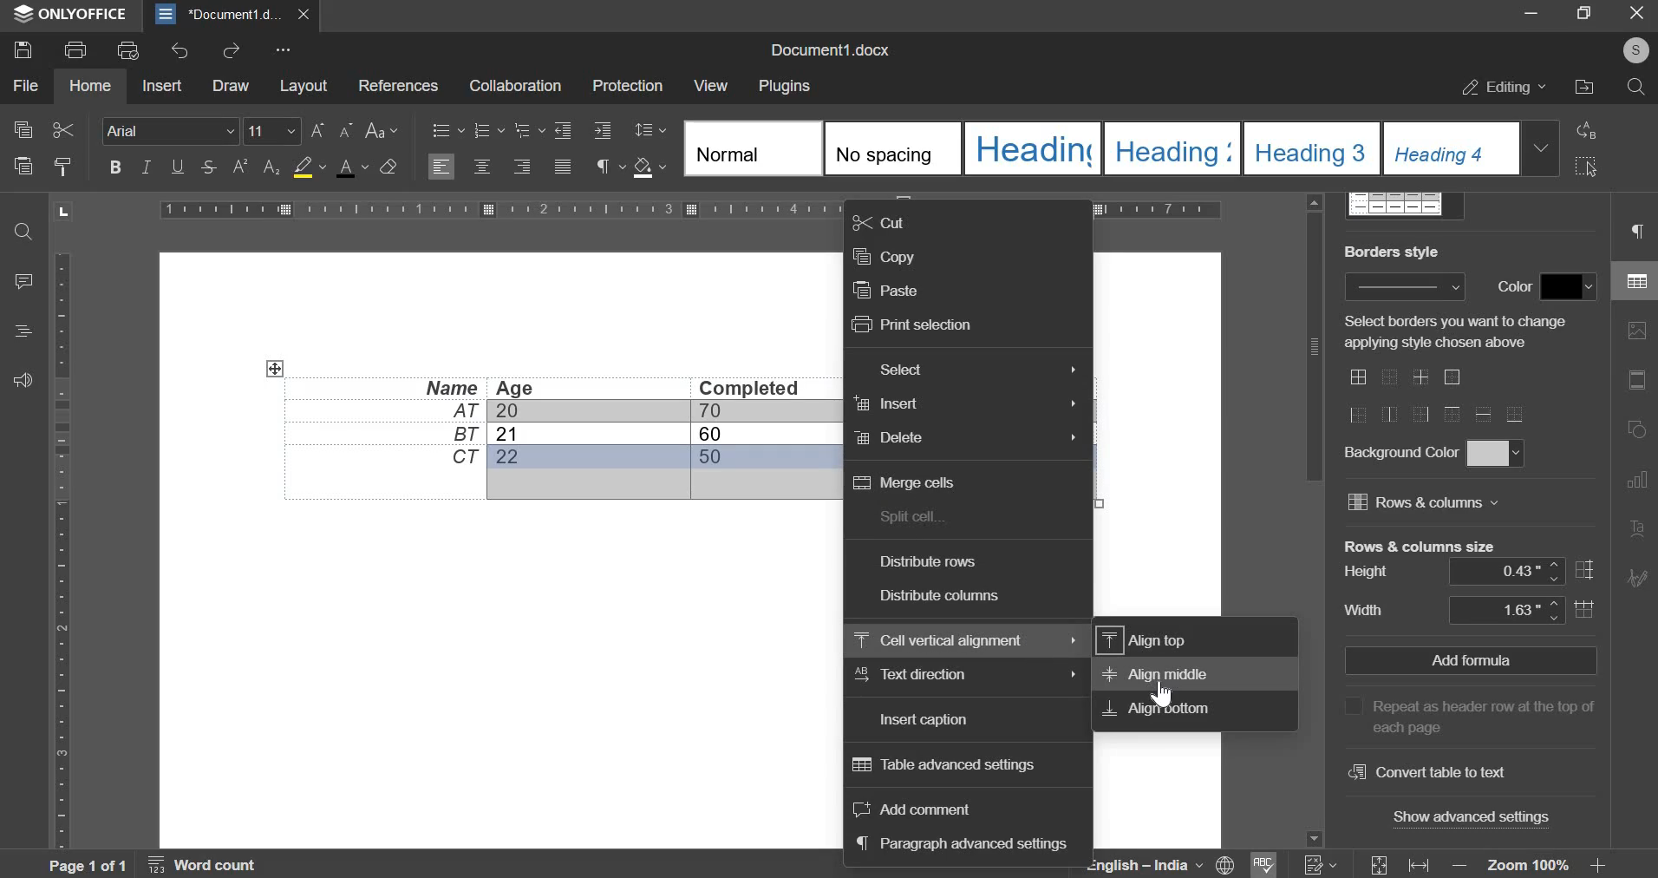 This screenshot has width=1658, height=878. What do you see at coordinates (1568, 287) in the screenshot?
I see `border color` at bounding box center [1568, 287].